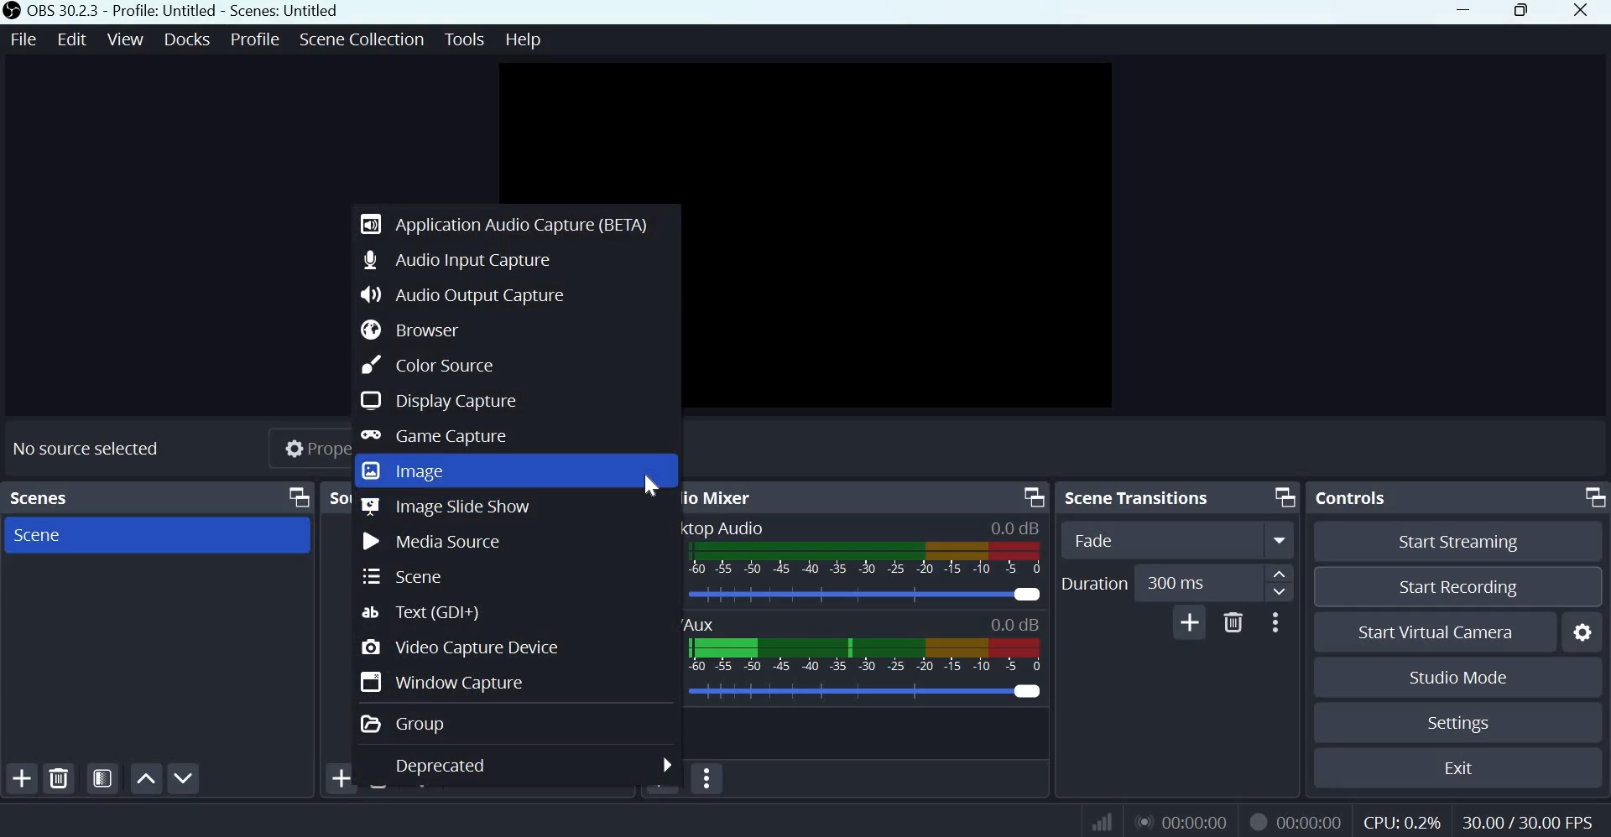 Image resolution: width=1611 pixels, height=837 pixels. Describe the element at coordinates (466, 39) in the screenshot. I see `tools` at that location.